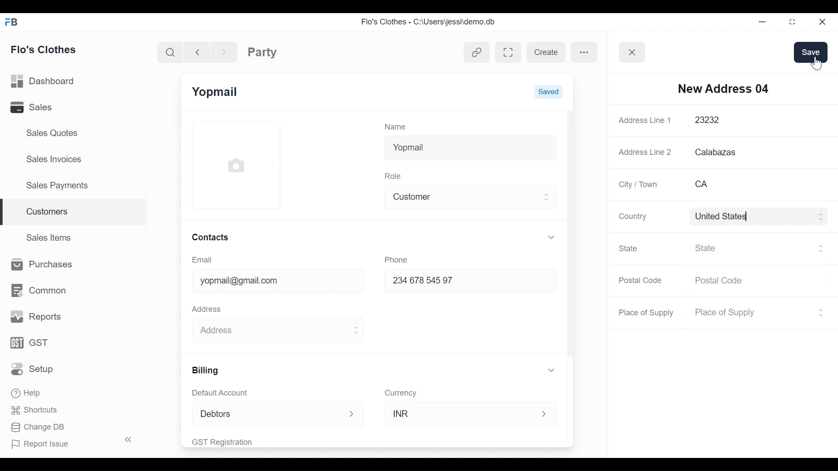 The image size is (838, 471). What do you see at coordinates (548, 91) in the screenshot?
I see `Saved` at bounding box center [548, 91].